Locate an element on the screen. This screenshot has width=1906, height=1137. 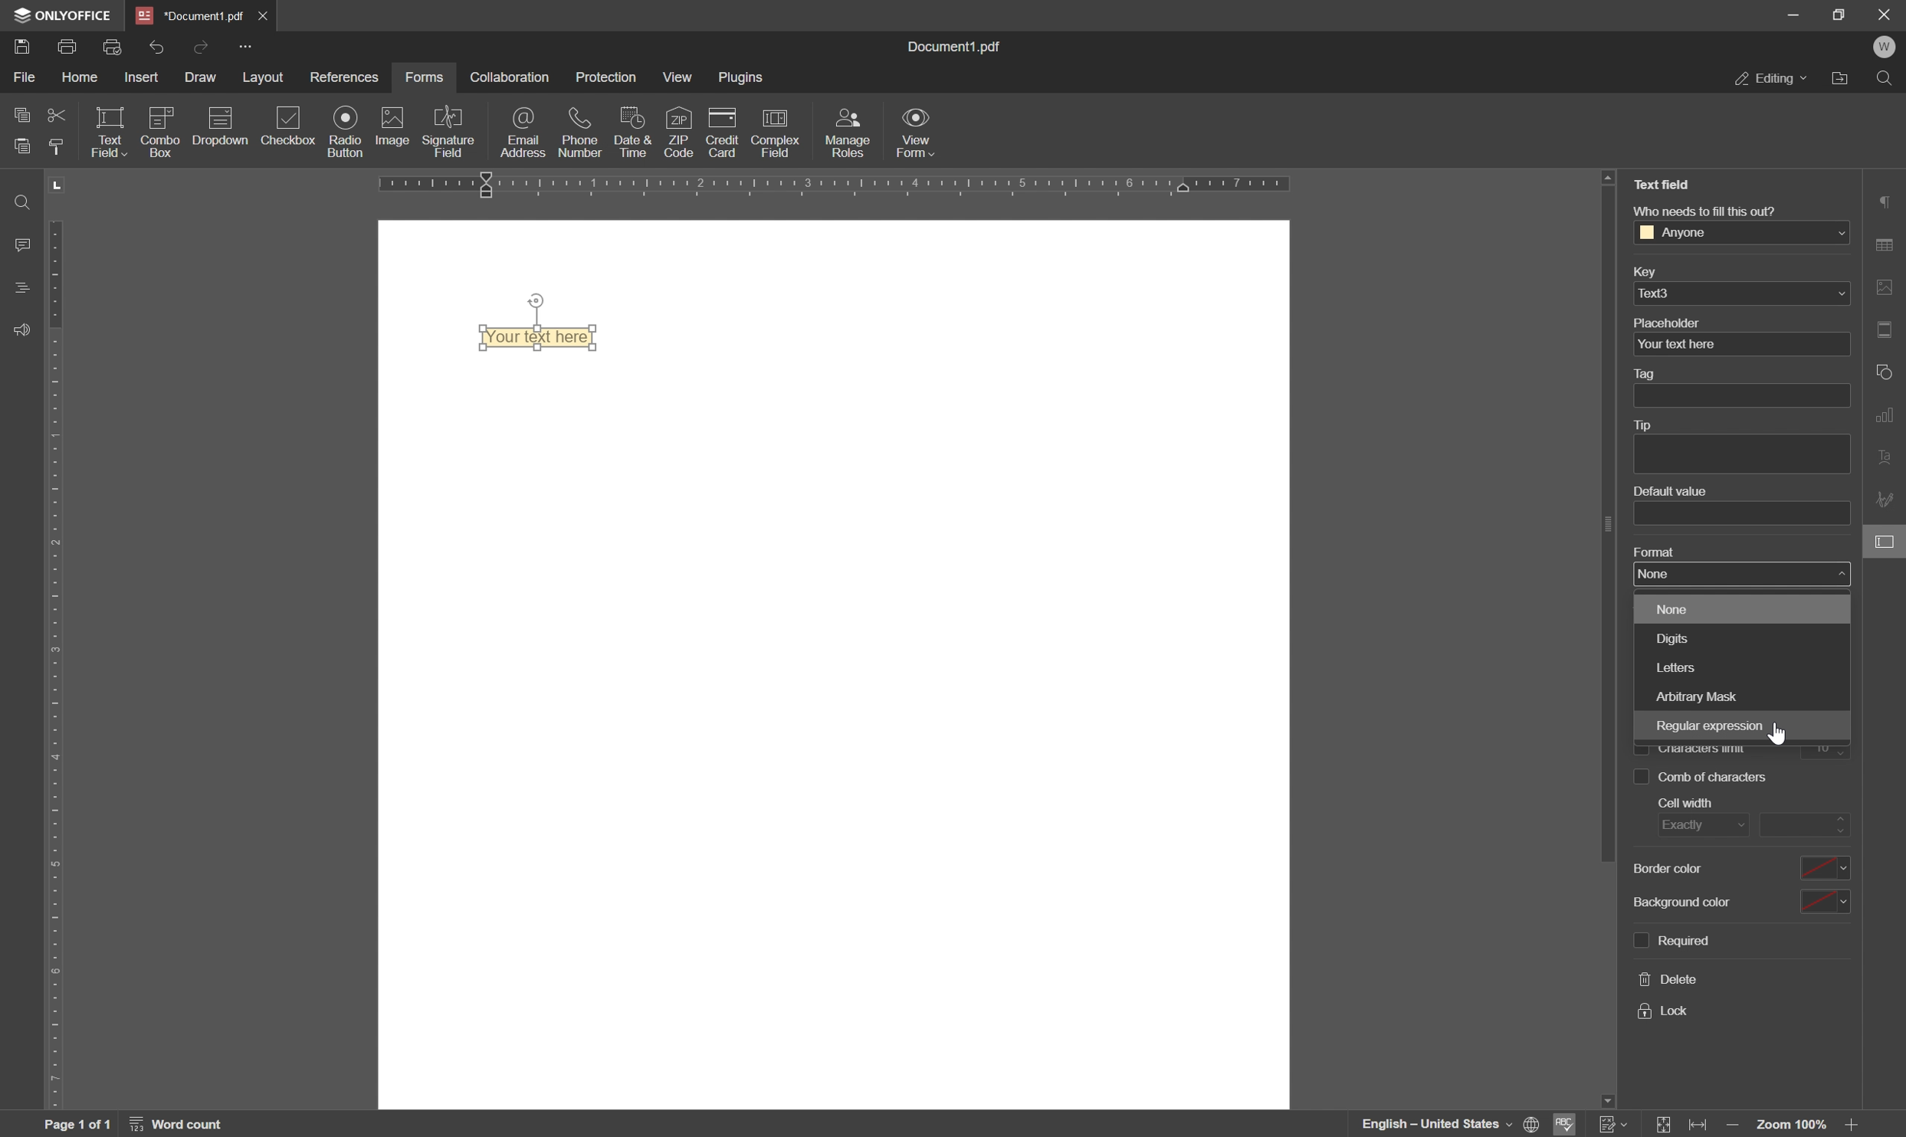
key is located at coordinates (1642, 274).